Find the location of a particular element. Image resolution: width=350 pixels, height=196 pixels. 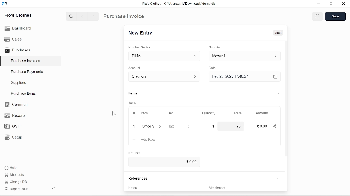

serach is located at coordinates (71, 17).